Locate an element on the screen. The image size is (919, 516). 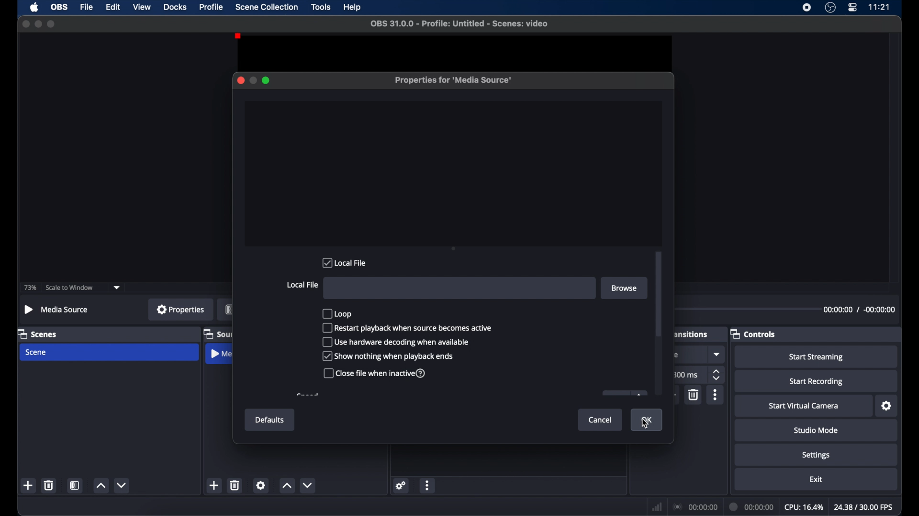
local file is located at coordinates (344, 262).